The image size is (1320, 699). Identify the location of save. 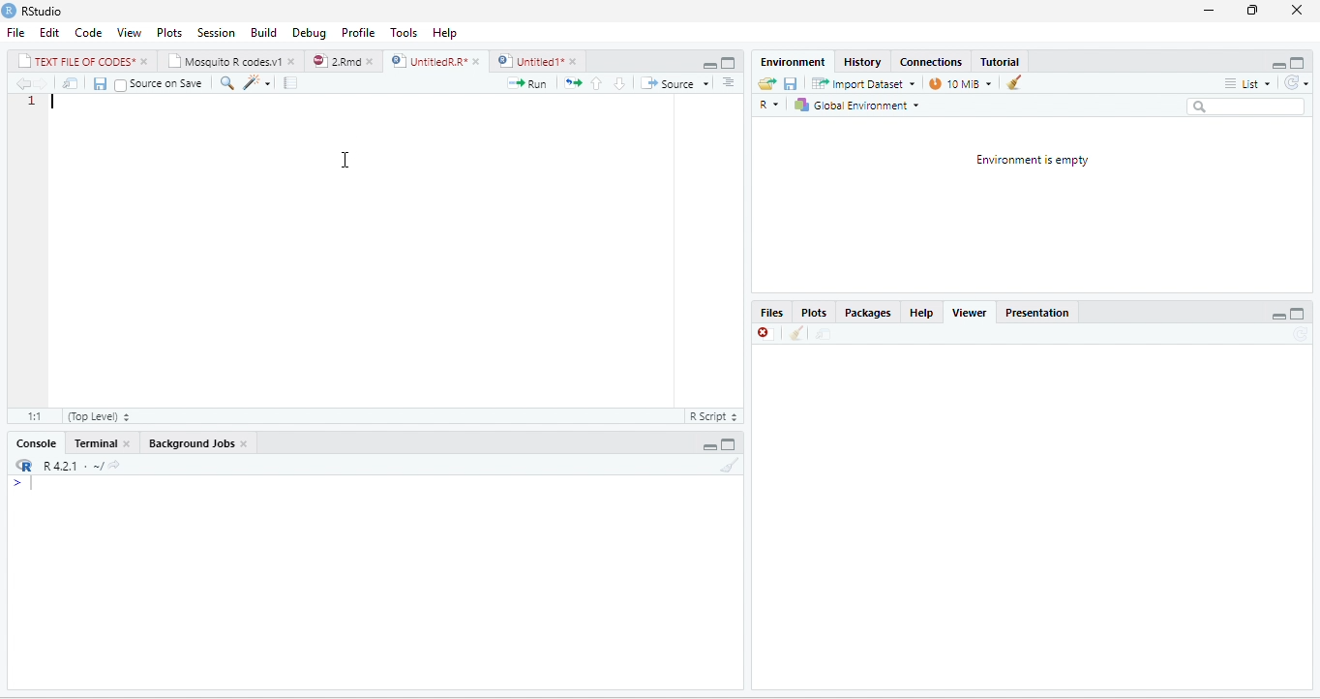
(98, 82).